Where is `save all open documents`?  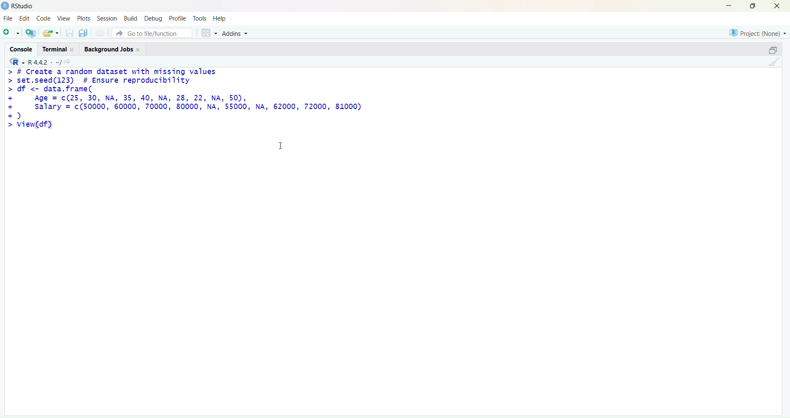 save all open documents is located at coordinates (84, 33).